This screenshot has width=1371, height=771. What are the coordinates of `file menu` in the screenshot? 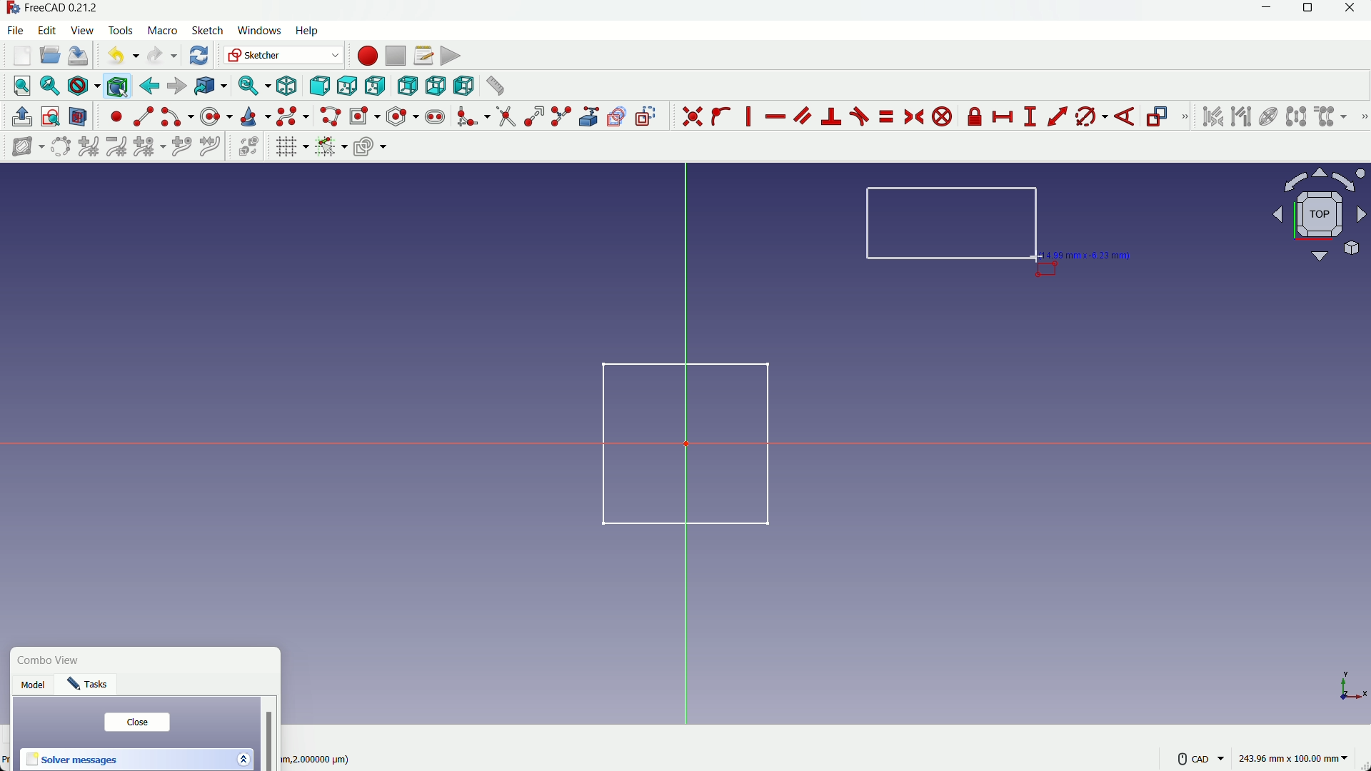 It's located at (17, 30).